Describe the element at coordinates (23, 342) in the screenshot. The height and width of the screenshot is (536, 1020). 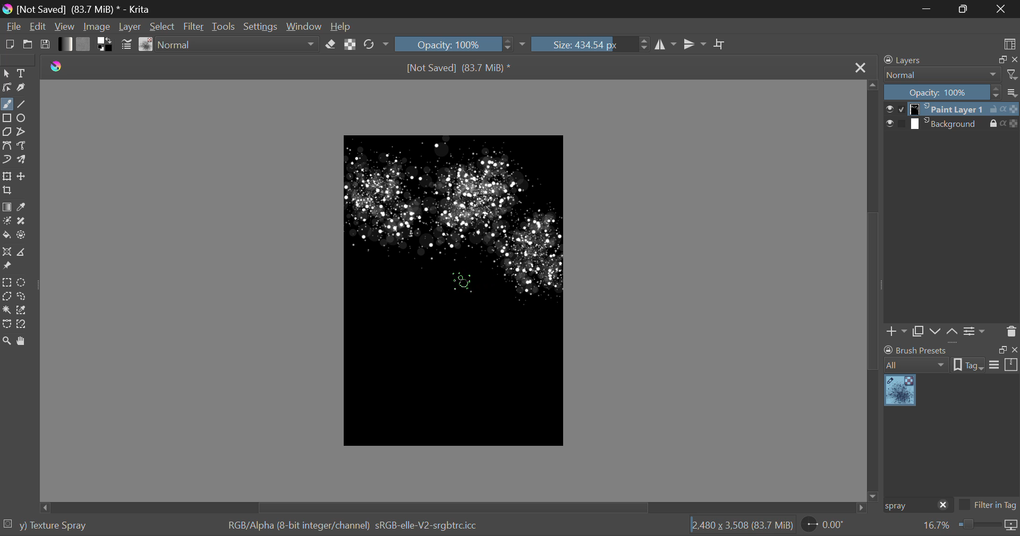
I see `Pan` at that location.